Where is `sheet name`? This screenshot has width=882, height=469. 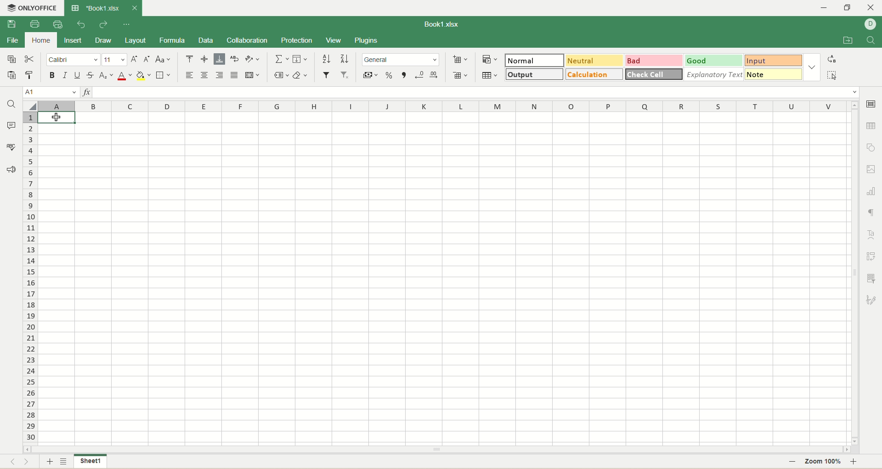
sheet name is located at coordinates (90, 461).